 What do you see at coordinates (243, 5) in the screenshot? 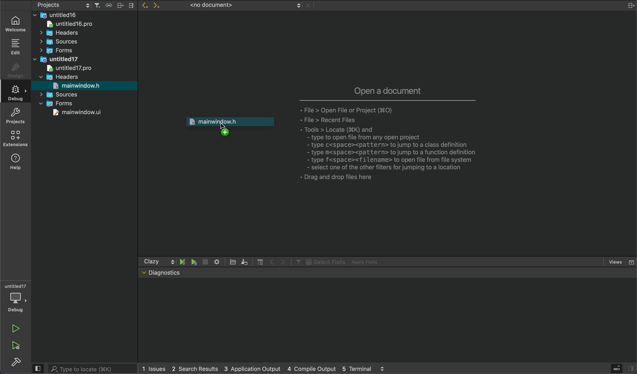
I see `<no document>` at bounding box center [243, 5].